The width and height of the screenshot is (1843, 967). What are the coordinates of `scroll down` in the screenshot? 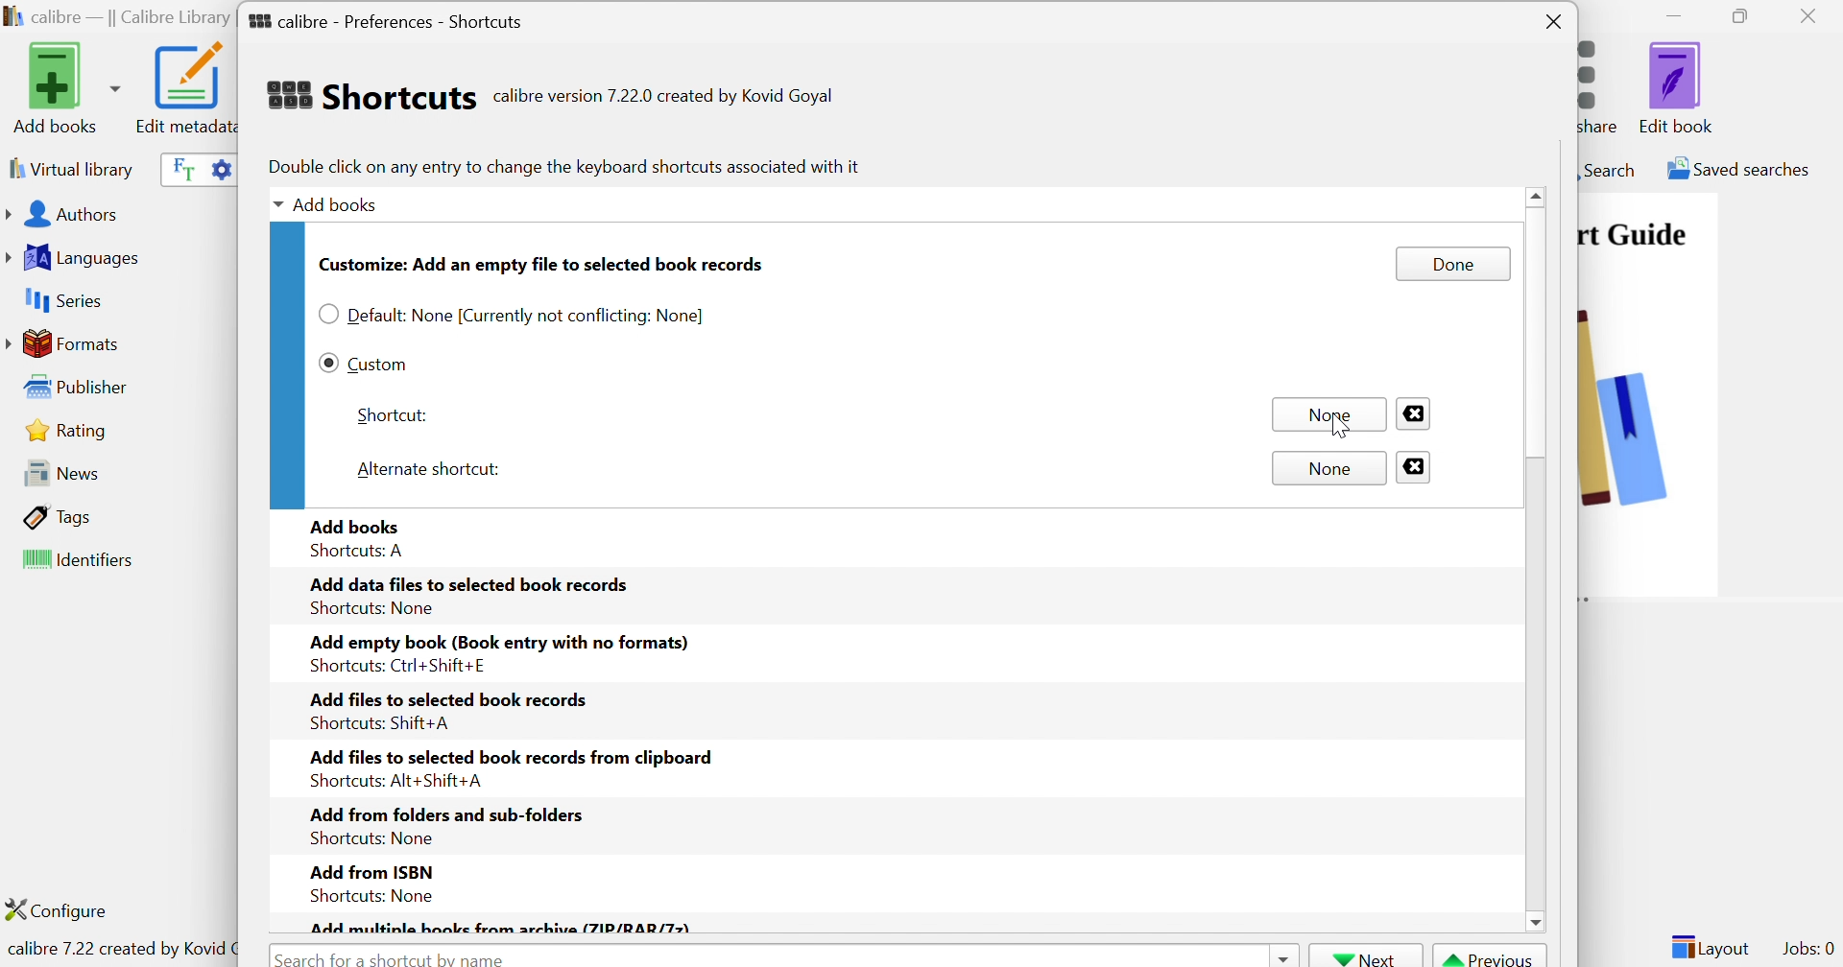 It's located at (1537, 920).